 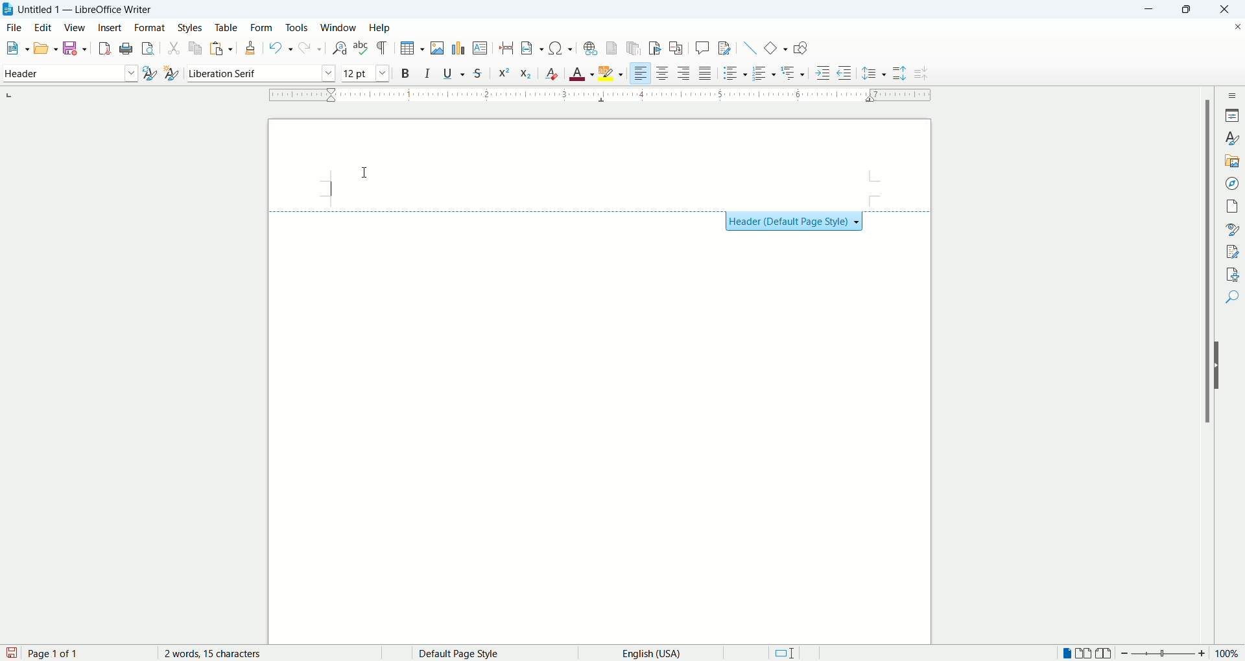 I want to click on ruler, so click(x=595, y=95).